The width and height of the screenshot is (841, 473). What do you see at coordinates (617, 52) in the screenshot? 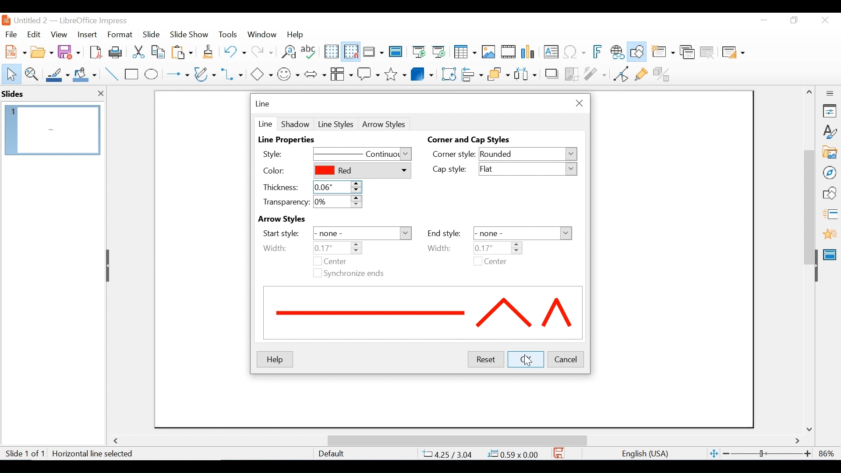
I see `Insert Hyperlink` at bounding box center [617, 52].